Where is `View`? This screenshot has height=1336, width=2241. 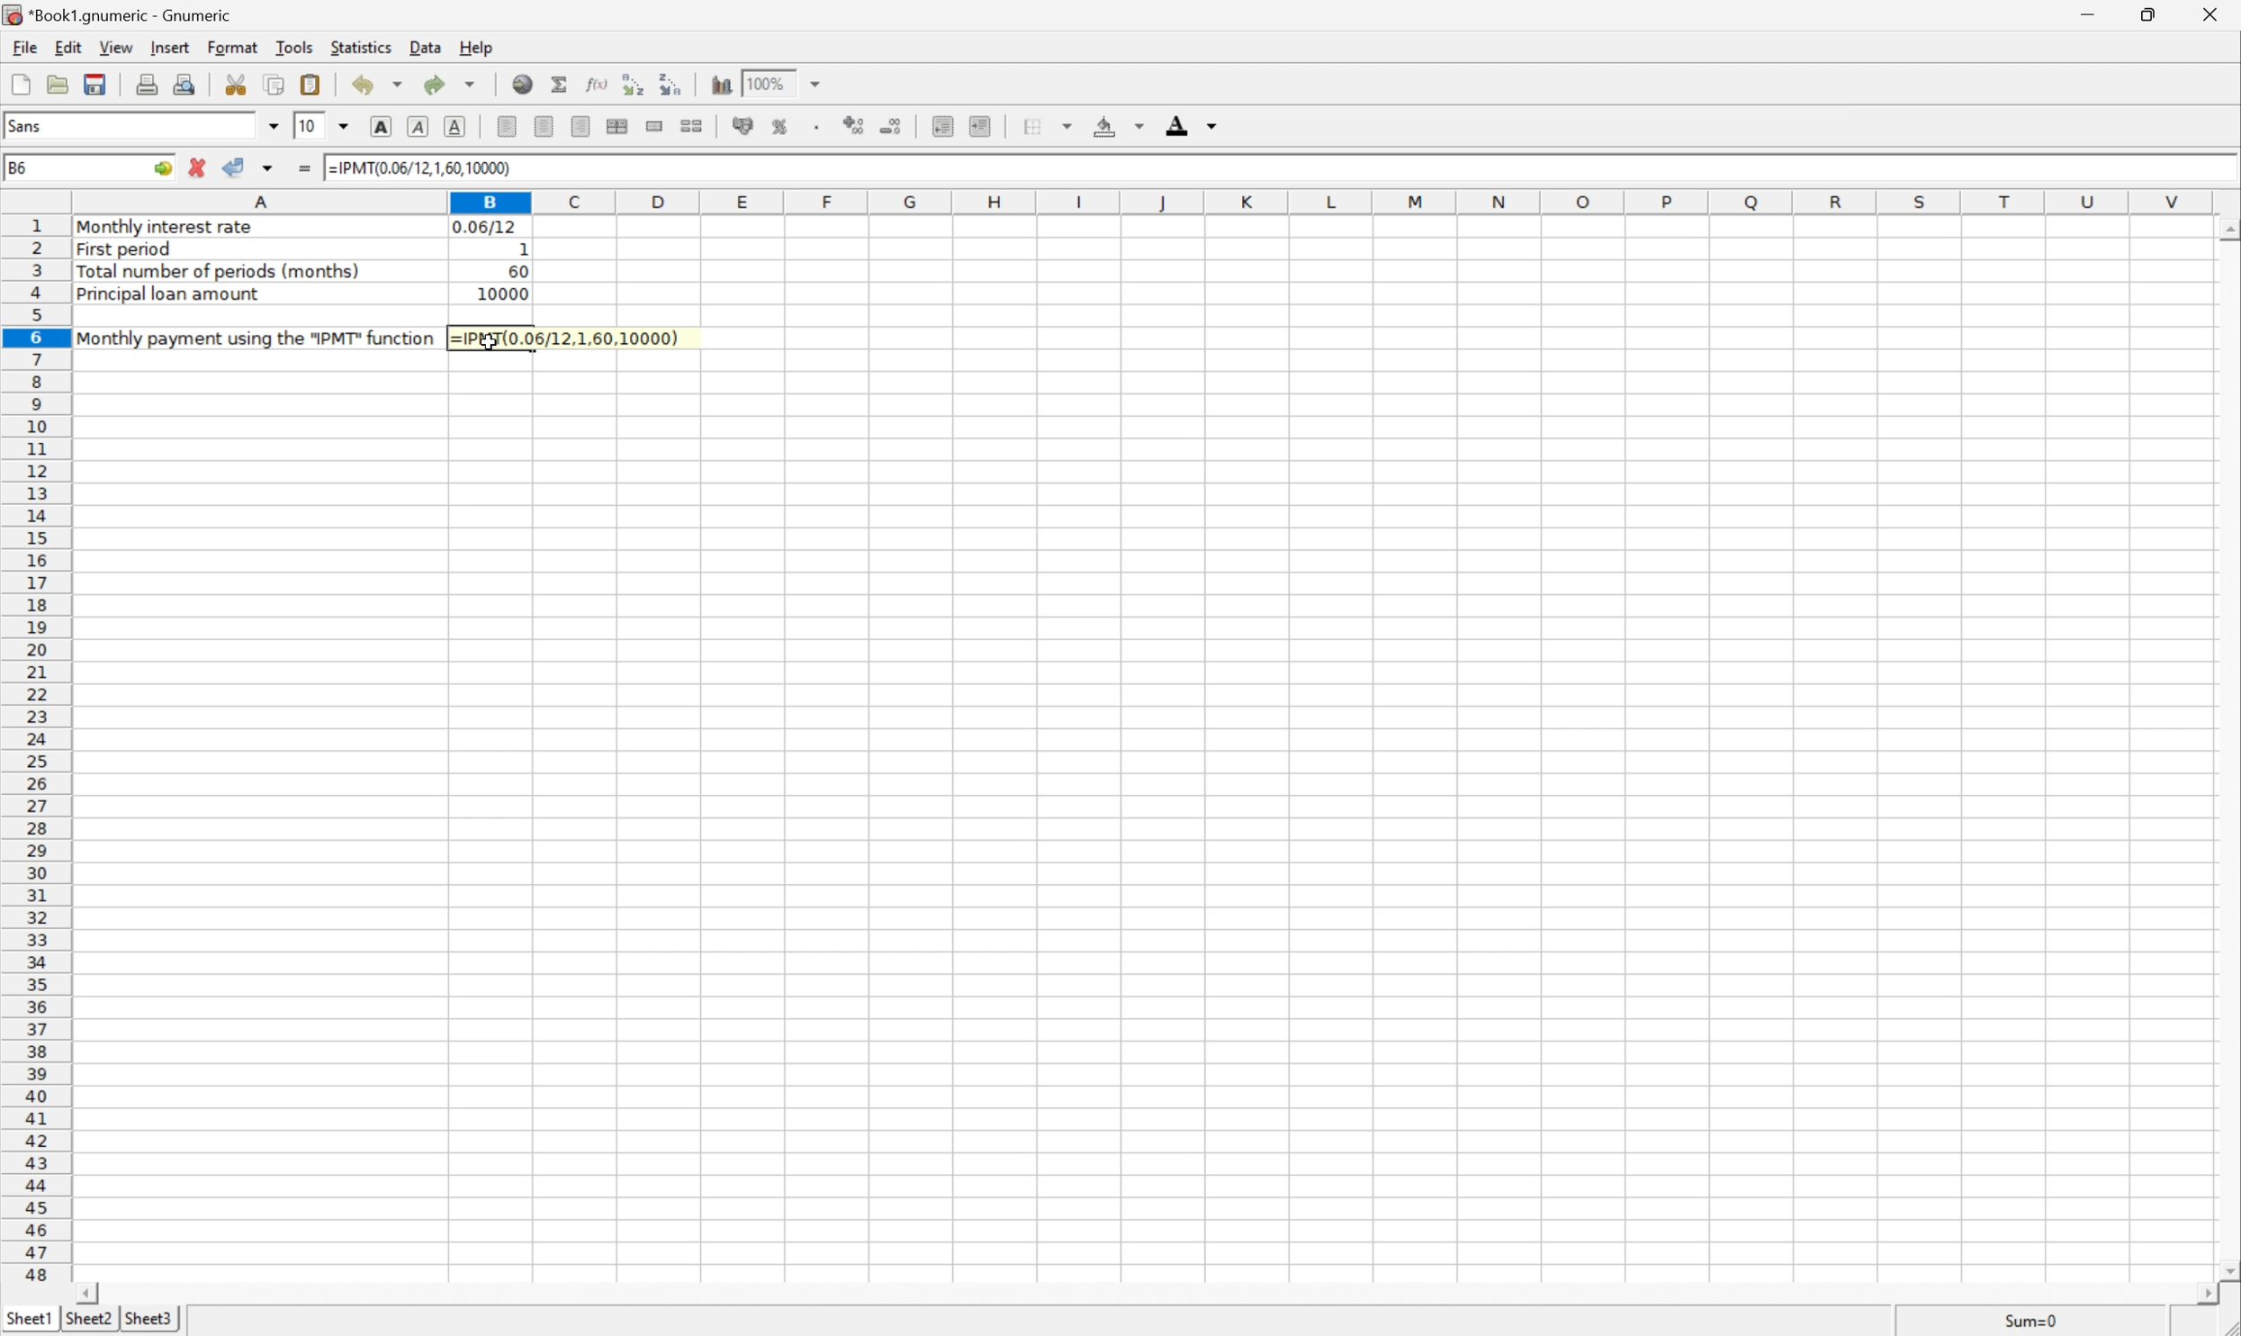 View is located at coordinates (113, 47).